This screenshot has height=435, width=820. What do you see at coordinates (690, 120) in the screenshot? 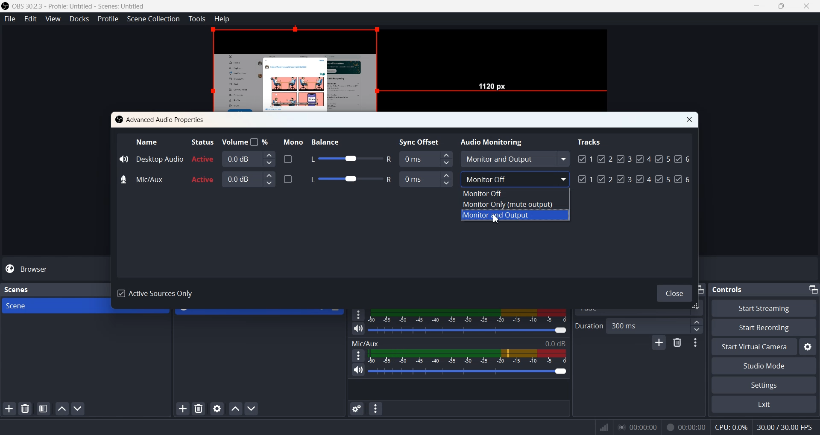
I see `Close` at bounding box center [690, 120].